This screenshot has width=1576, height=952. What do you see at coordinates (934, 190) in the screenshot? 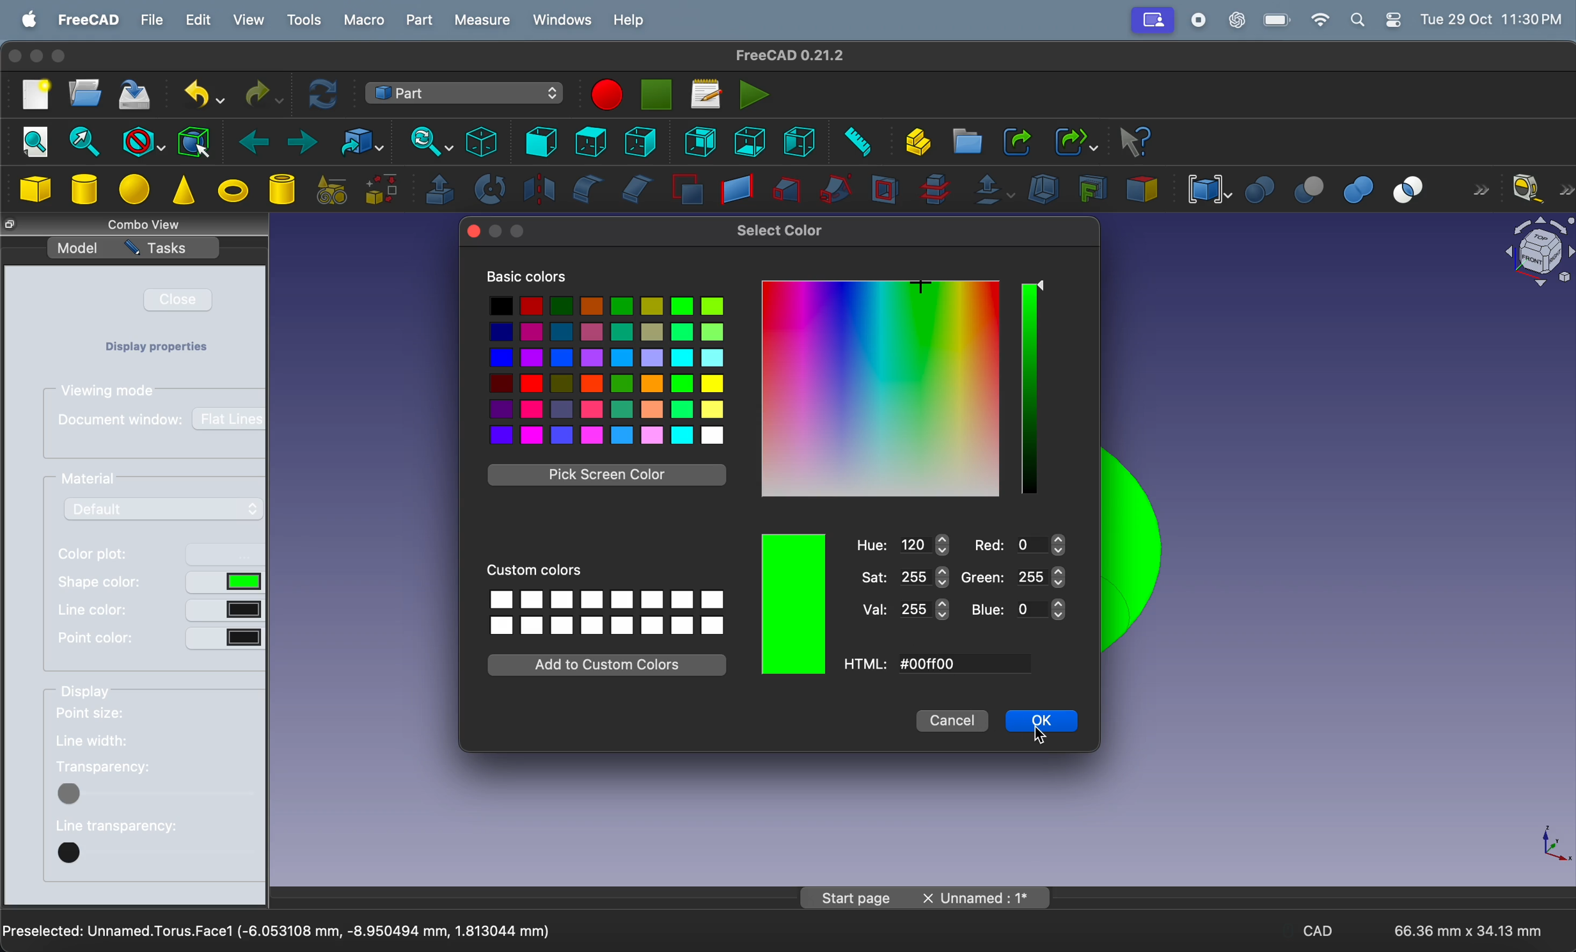
I see `cross section` at bounding box center [934, 190].